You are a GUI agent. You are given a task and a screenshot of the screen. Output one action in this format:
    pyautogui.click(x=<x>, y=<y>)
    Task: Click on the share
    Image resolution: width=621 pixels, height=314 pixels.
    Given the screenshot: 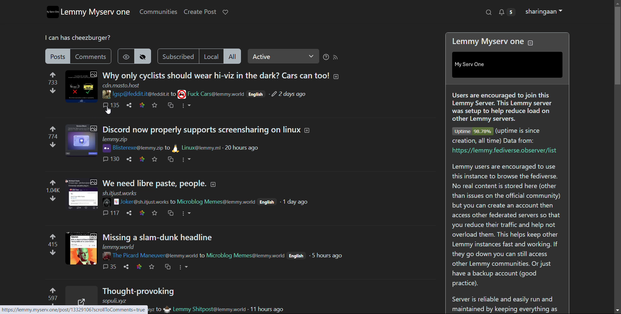 What is the action you would take?
    pyautogui.click(x=129, y=106)
    